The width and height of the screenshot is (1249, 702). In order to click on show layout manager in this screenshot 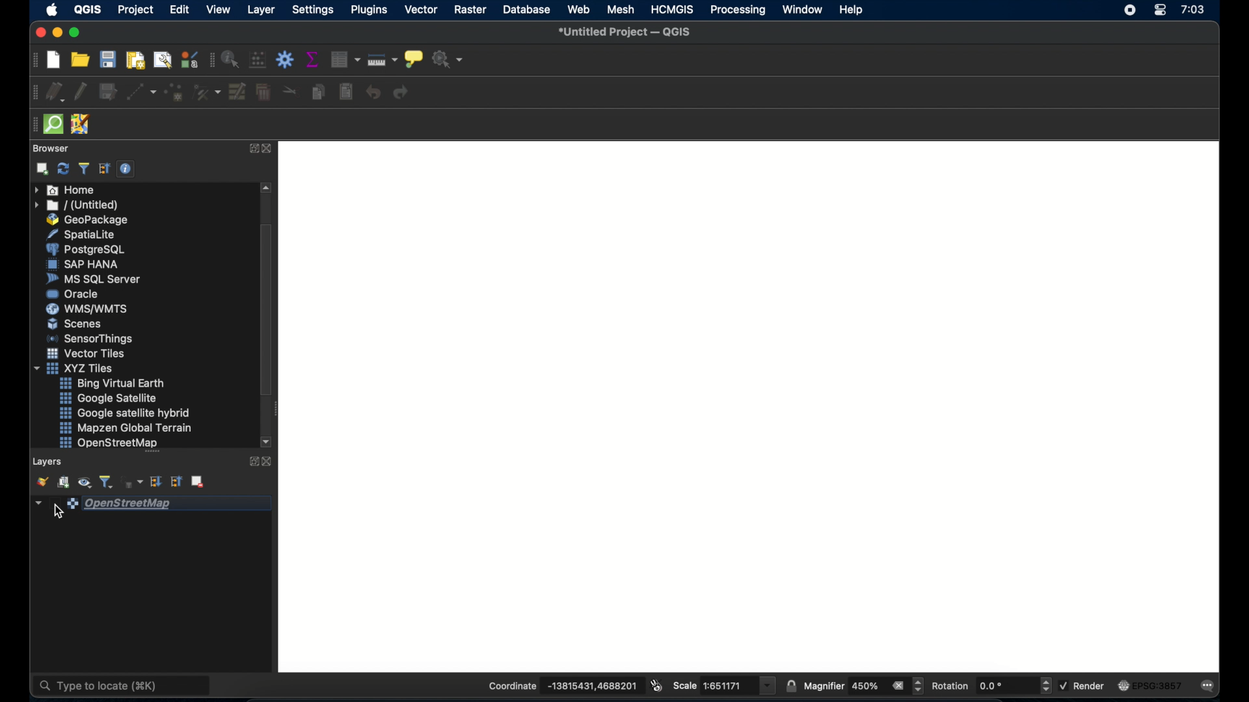, I will do `click(162, 61)`.